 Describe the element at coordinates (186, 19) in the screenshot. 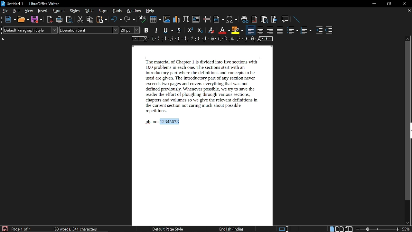

I see `insert formula` at that location.